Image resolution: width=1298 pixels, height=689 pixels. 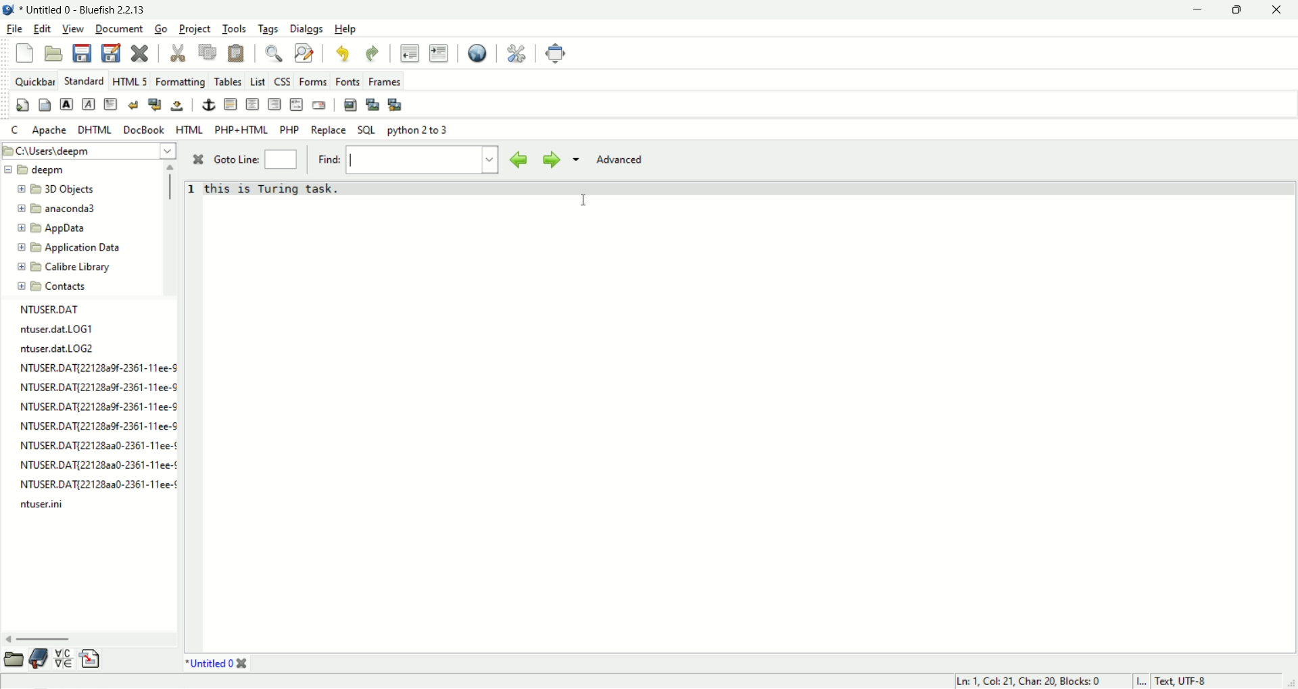 I want to click on New file, so click(x=24, y=53).